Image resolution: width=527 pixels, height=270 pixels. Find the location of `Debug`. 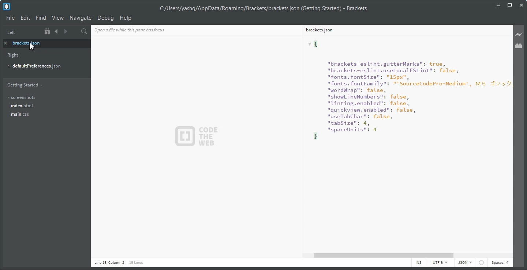

Debug is located at coordinates (105, 18).